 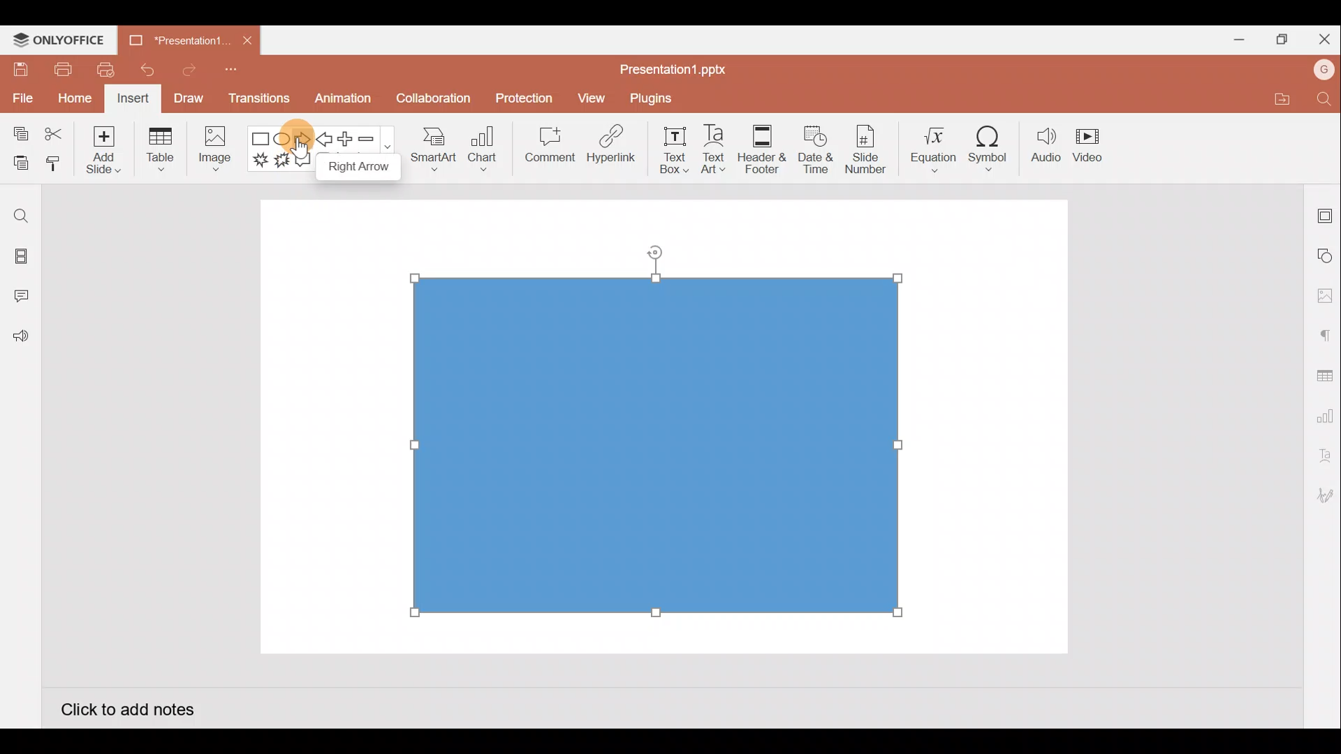 I want to click on Close, so click(x=1321, y=36).